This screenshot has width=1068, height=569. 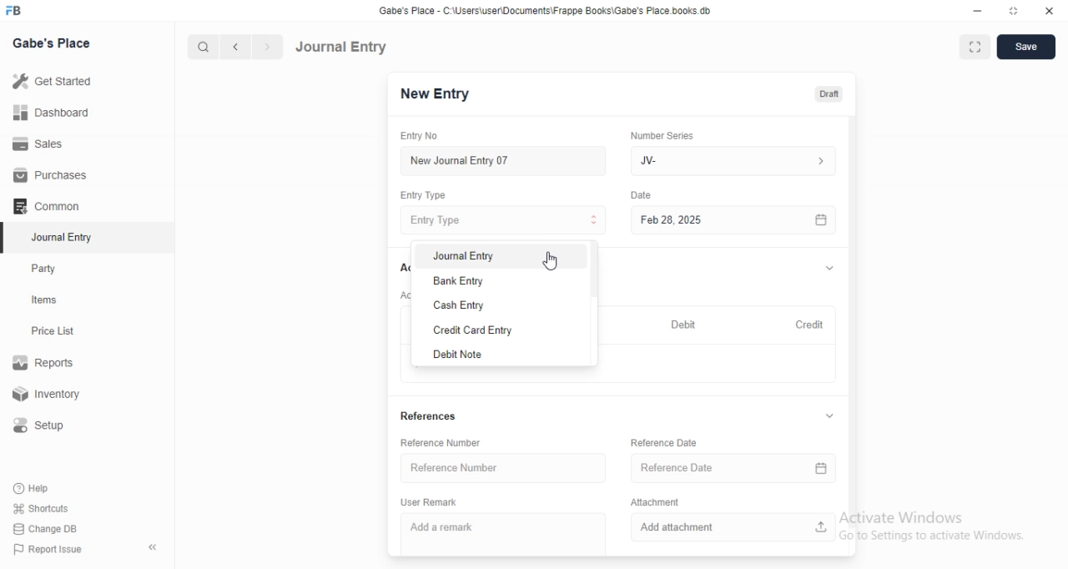 I want to click on Comman, so click(x=41, y=206).